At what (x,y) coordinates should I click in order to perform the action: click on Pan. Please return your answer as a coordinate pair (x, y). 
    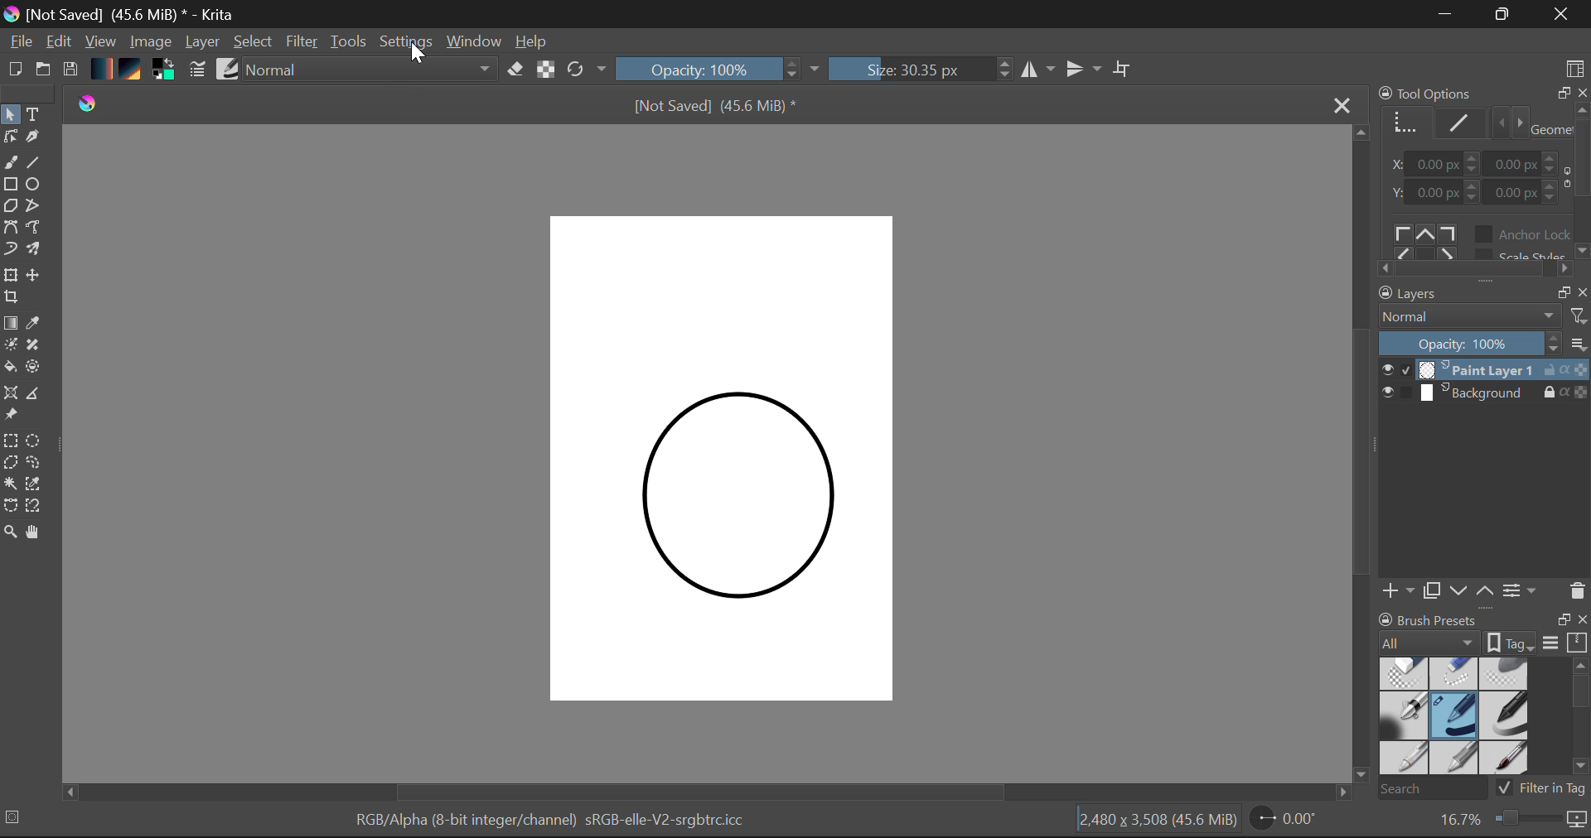
    Looking at the image, I should click on (36, 532).